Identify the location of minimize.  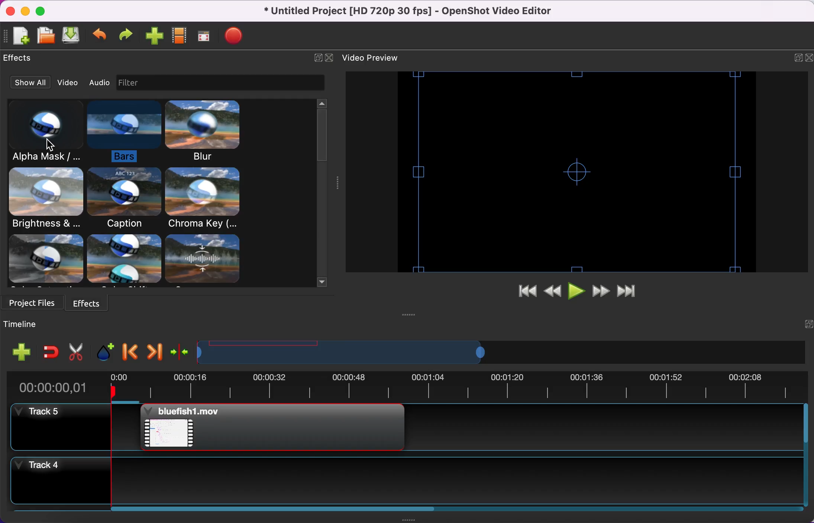
(24, 11).